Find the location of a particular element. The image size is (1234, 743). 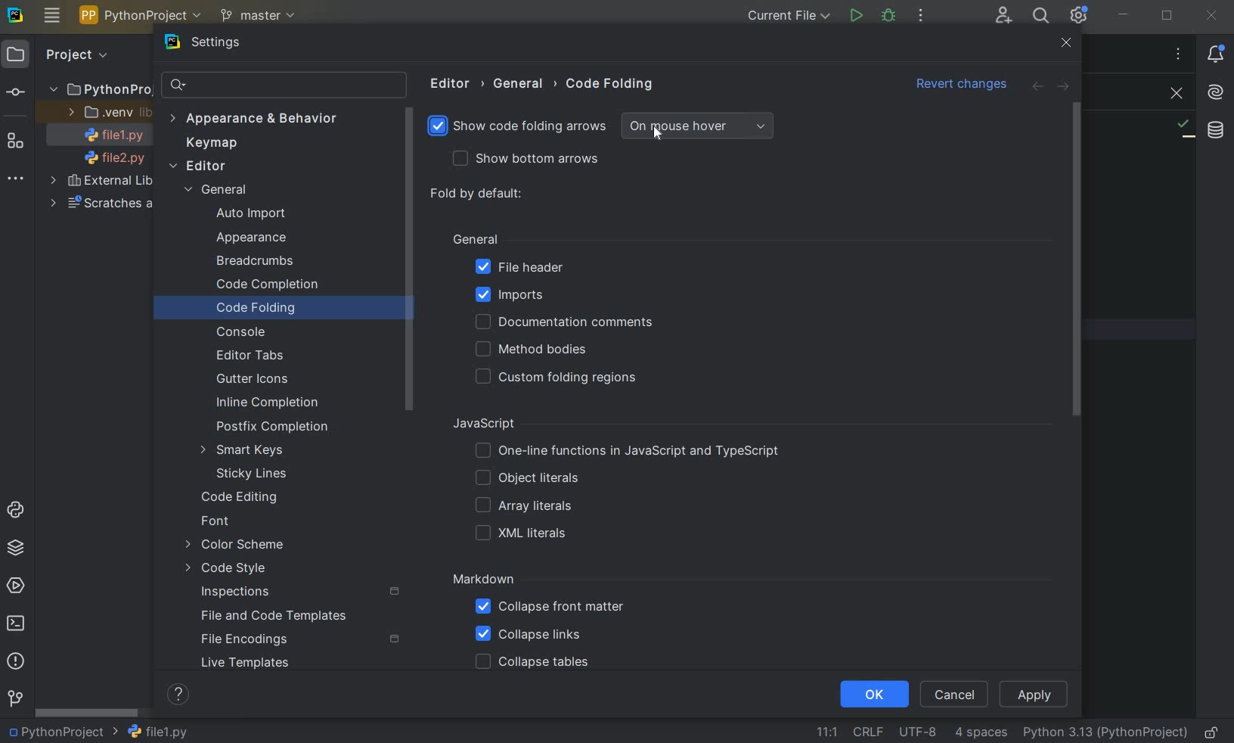

CODE WITH ME is located at coordinates (1003, 15).